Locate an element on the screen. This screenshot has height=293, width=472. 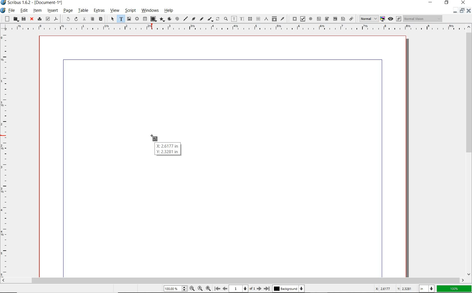
select item is located at coordinates (112, 19).